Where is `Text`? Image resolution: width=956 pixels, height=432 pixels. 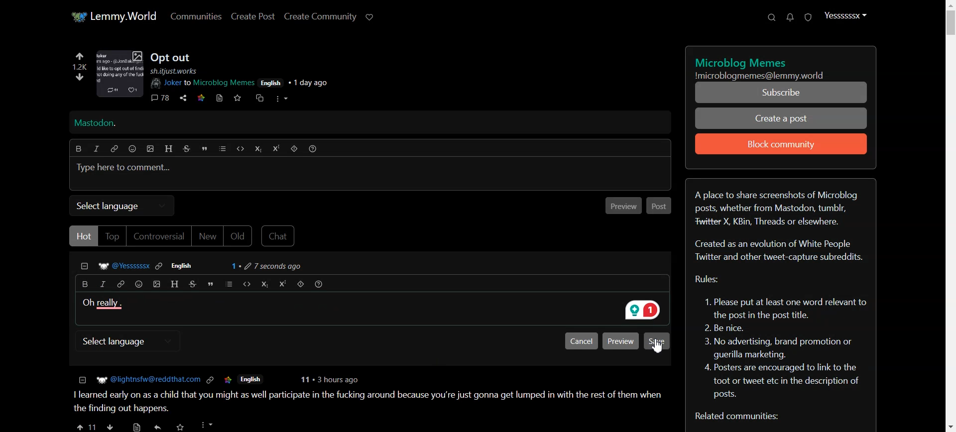 Text is located at coordinates (102, 303).